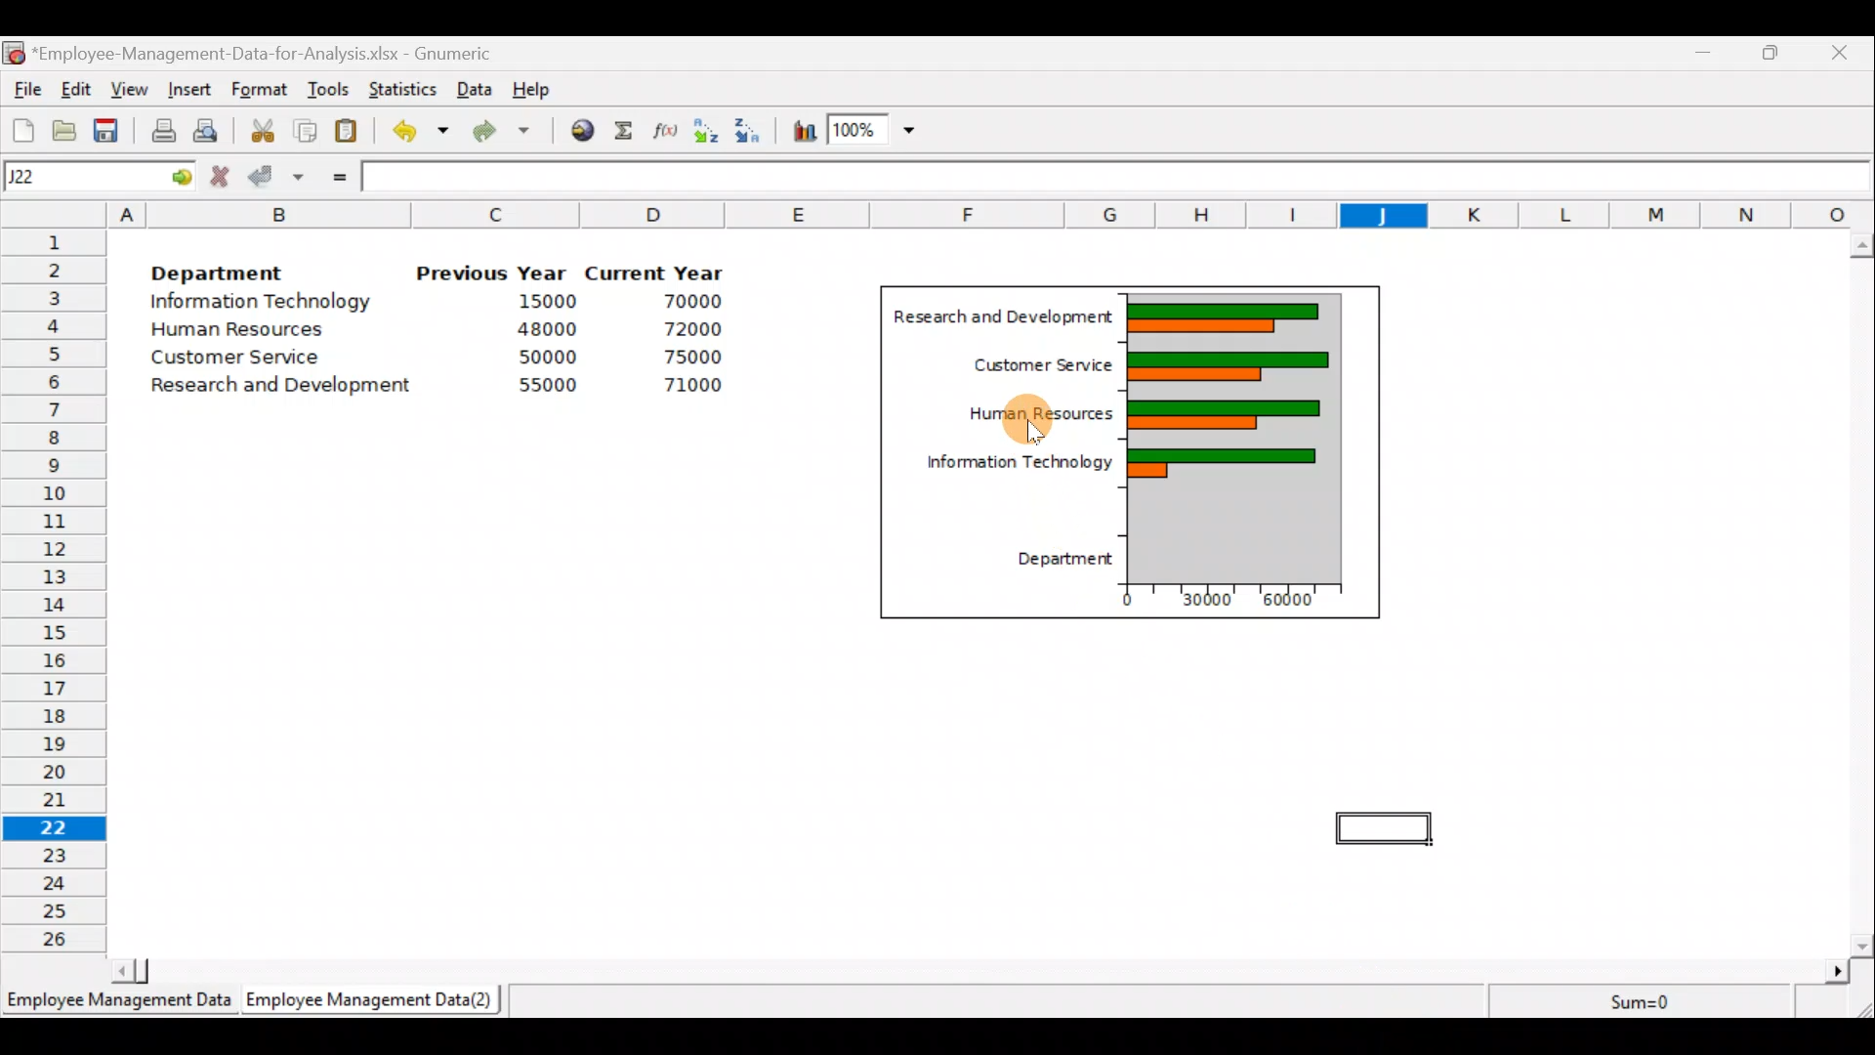 Image resolution: width=1875 pixels, height=1055 pixels. Describe the element at coordinates (697, 326) in the screenshot. I see `72000` at that location.